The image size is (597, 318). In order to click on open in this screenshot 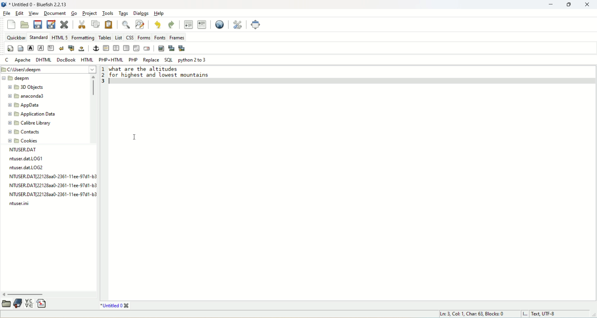, I will do `click(25, 25)`.